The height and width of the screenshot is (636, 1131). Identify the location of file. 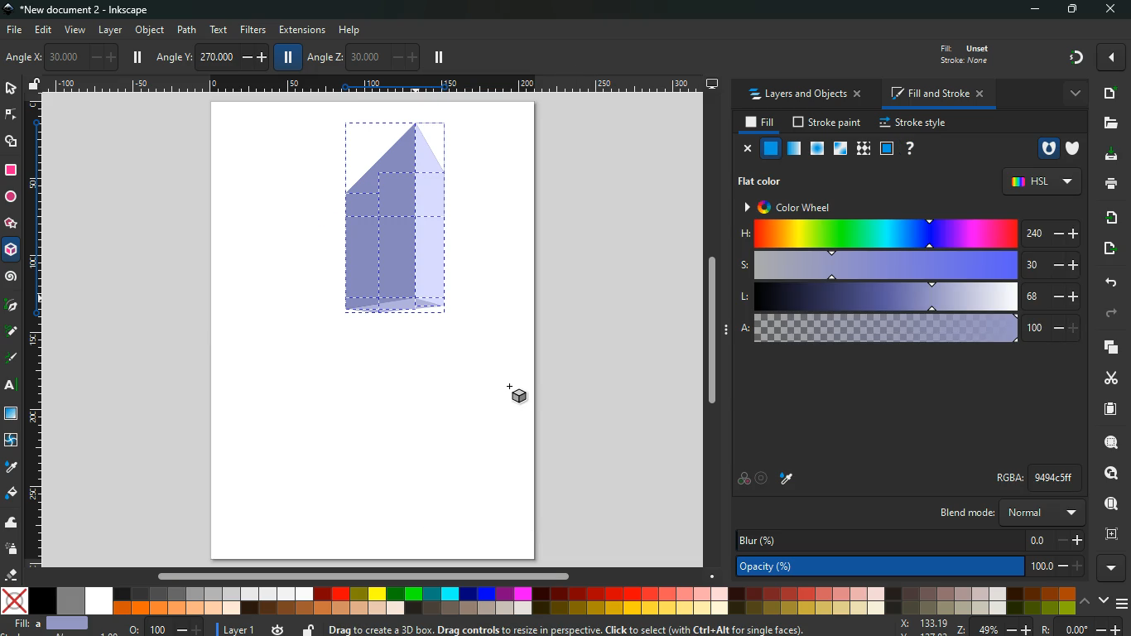
(13, 31).